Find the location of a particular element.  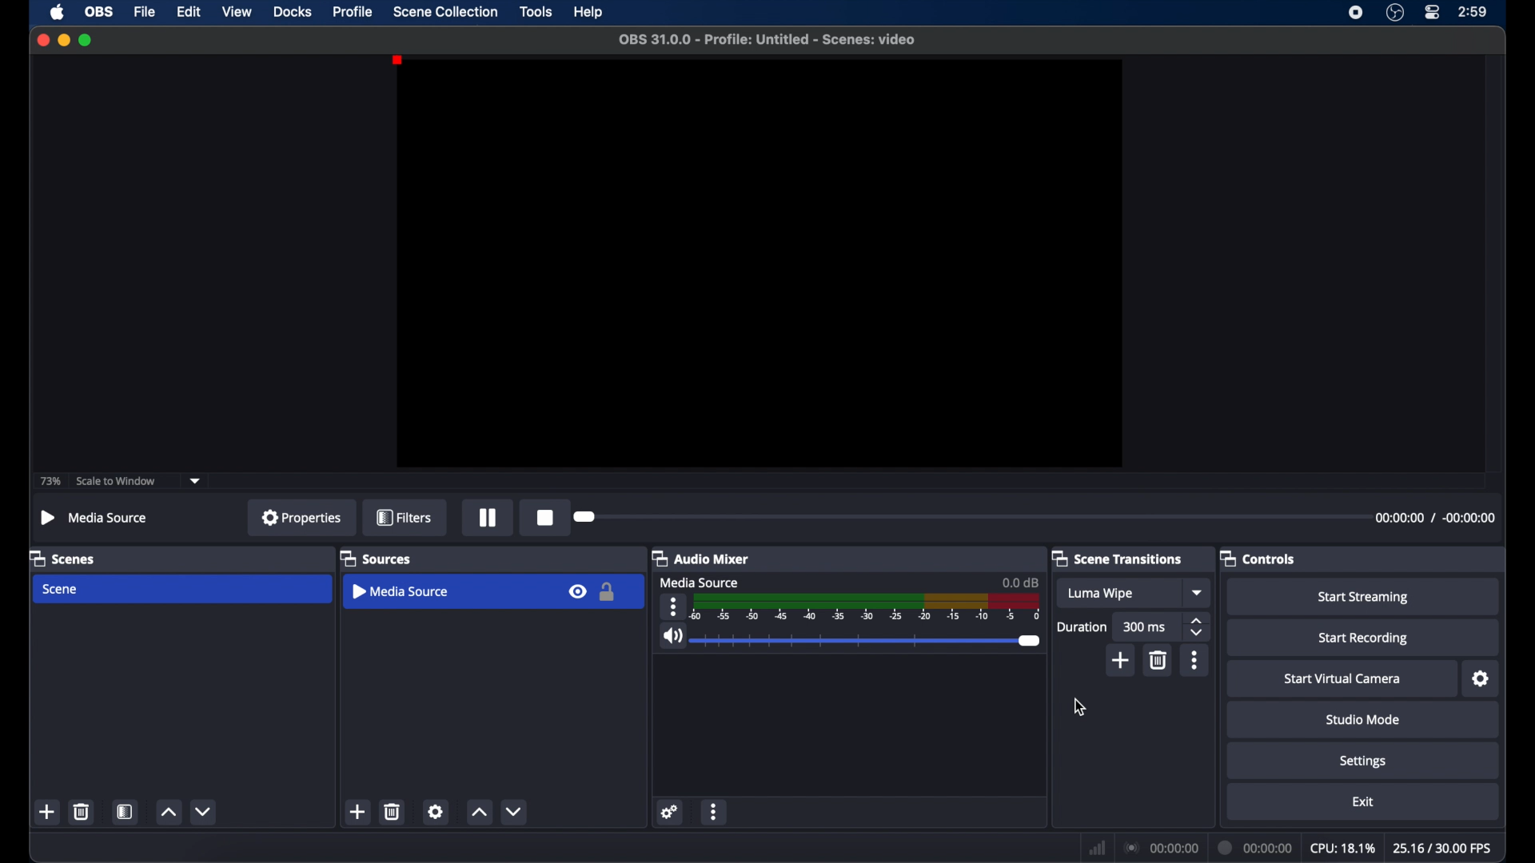

tools is located at coordinates (536, 12).